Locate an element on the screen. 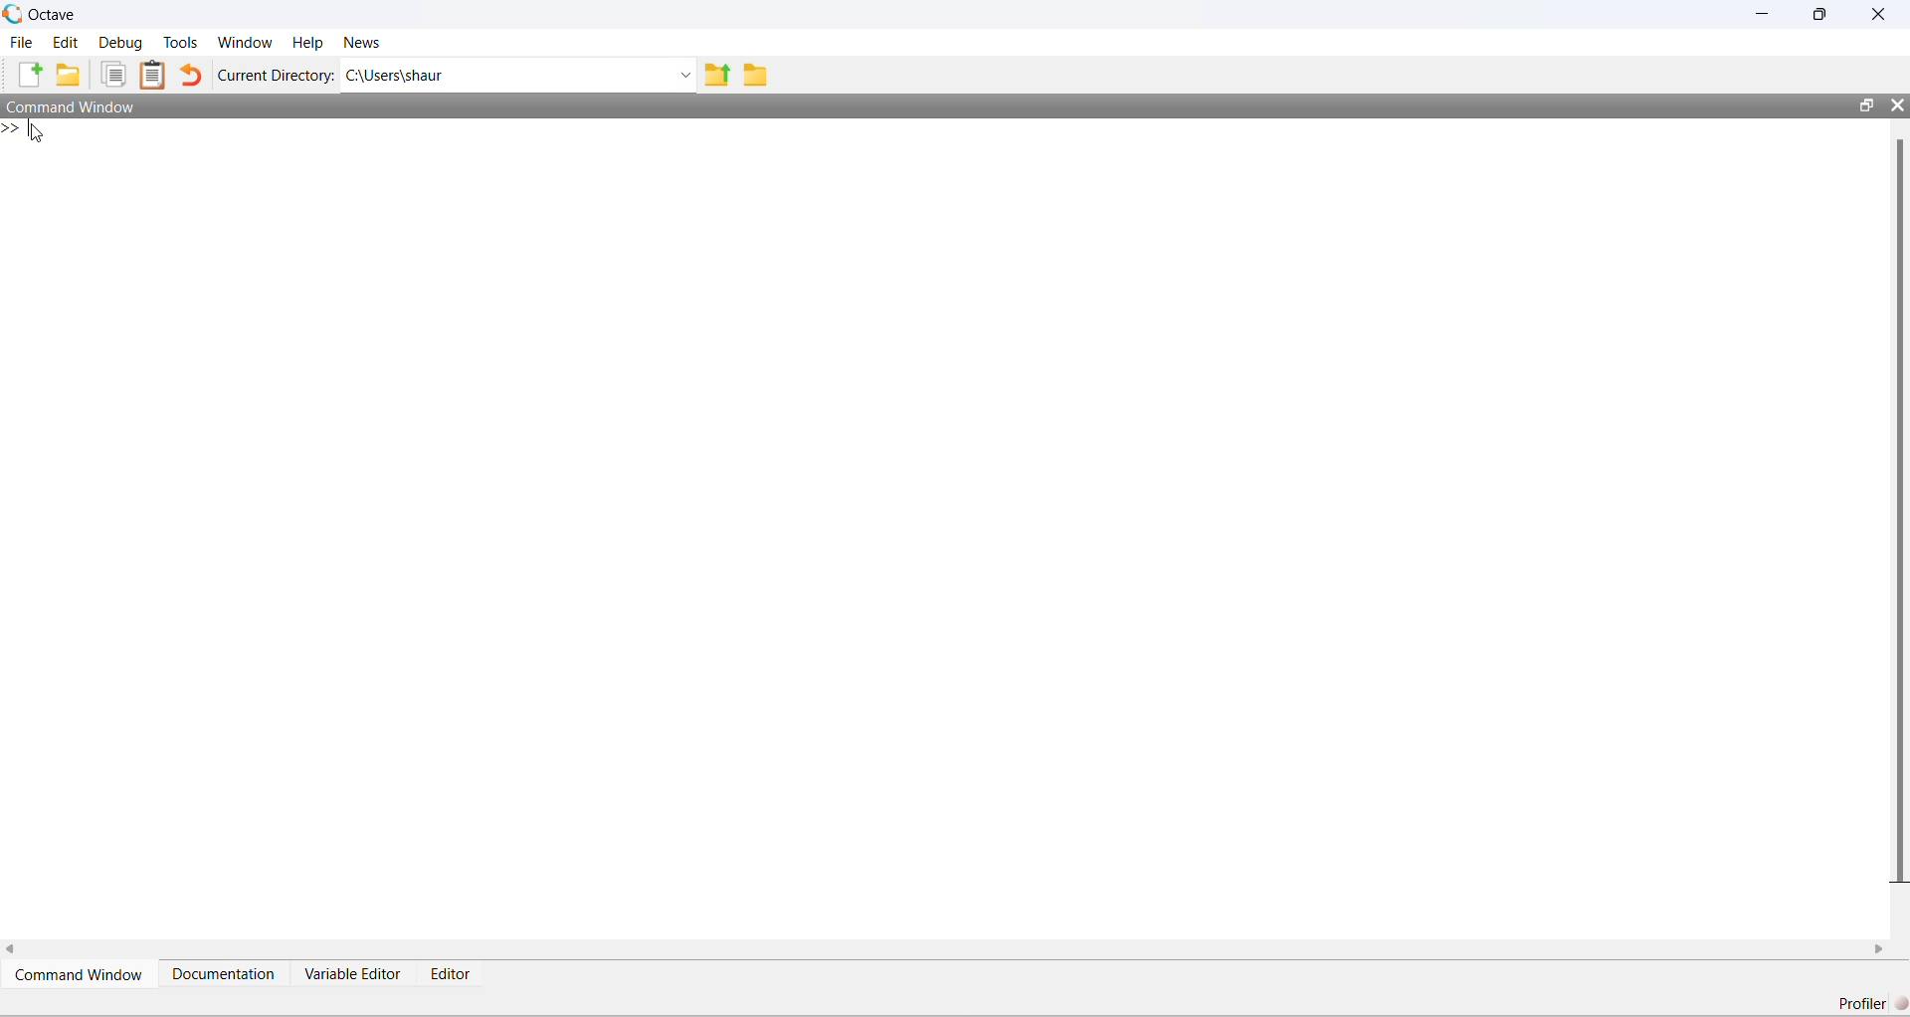  Window is located at coordinates (244, 43).